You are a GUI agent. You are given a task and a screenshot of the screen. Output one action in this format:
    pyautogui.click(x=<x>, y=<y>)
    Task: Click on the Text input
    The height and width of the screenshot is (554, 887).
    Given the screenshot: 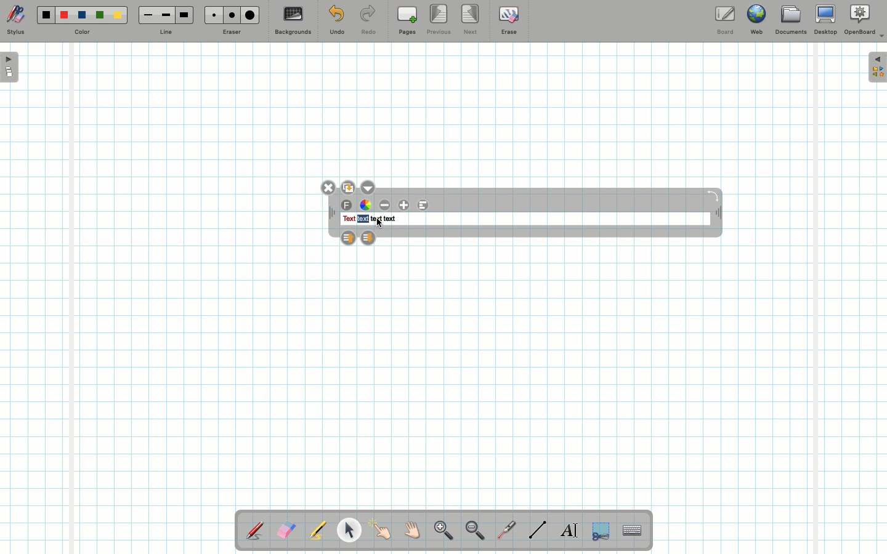 What is the action you would take?
    pyautogui.click(x=633, y=527)
    